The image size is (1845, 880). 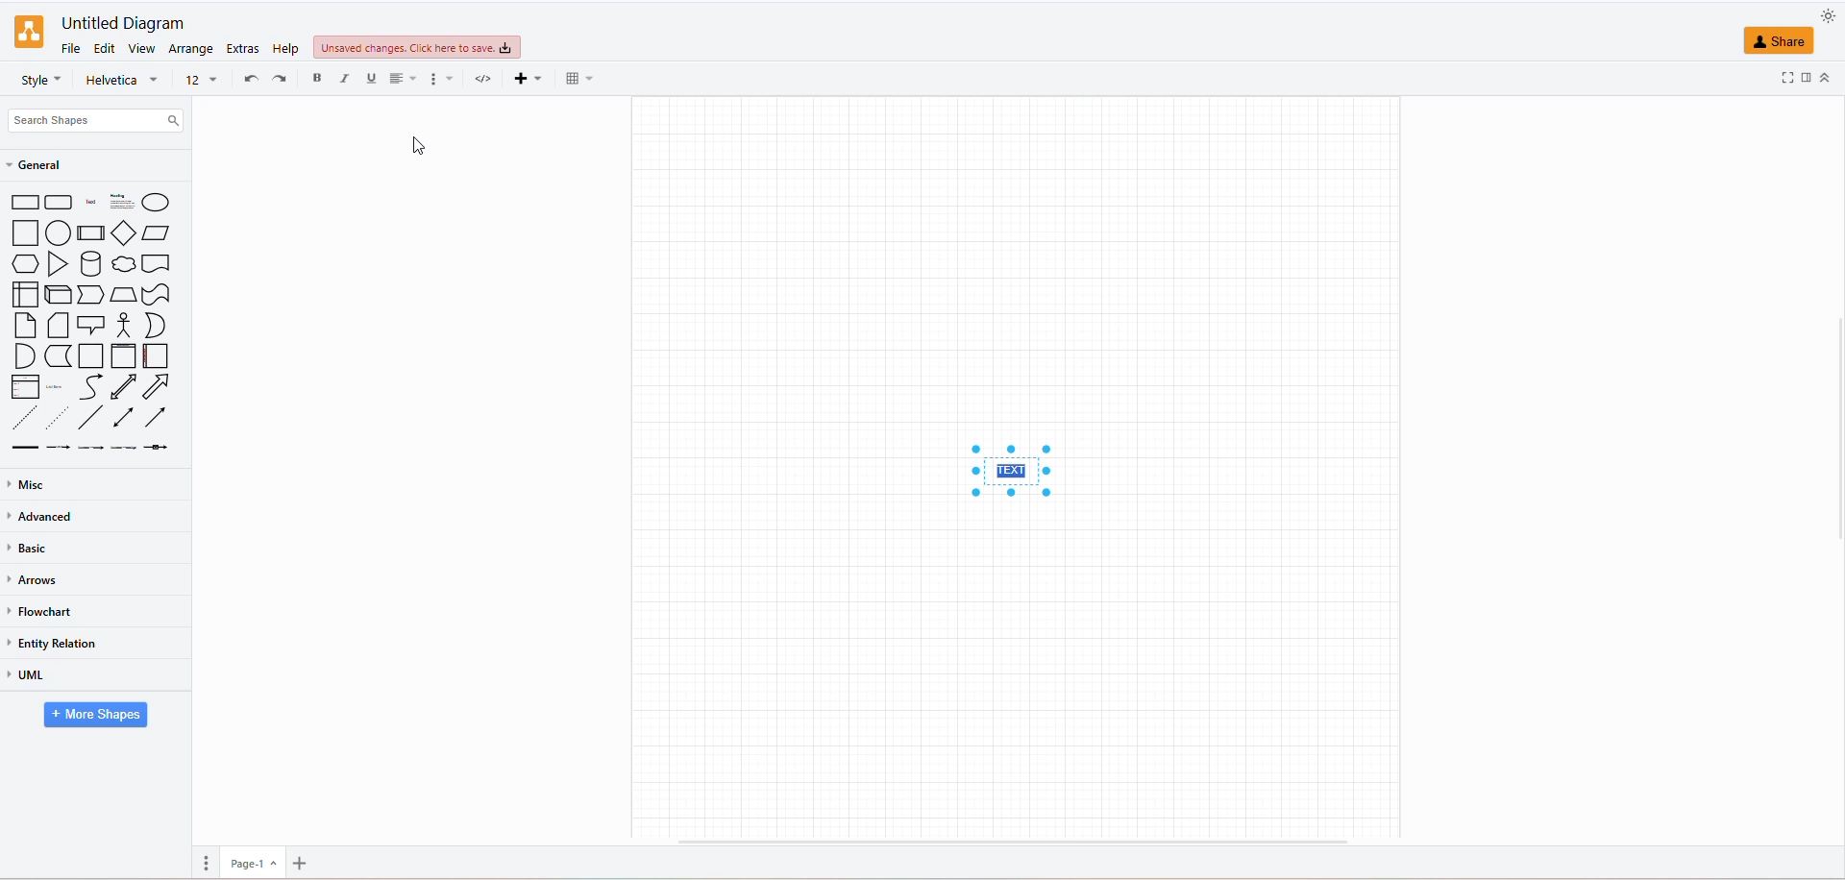 I want to click on underline, so click(x=371, y=77).